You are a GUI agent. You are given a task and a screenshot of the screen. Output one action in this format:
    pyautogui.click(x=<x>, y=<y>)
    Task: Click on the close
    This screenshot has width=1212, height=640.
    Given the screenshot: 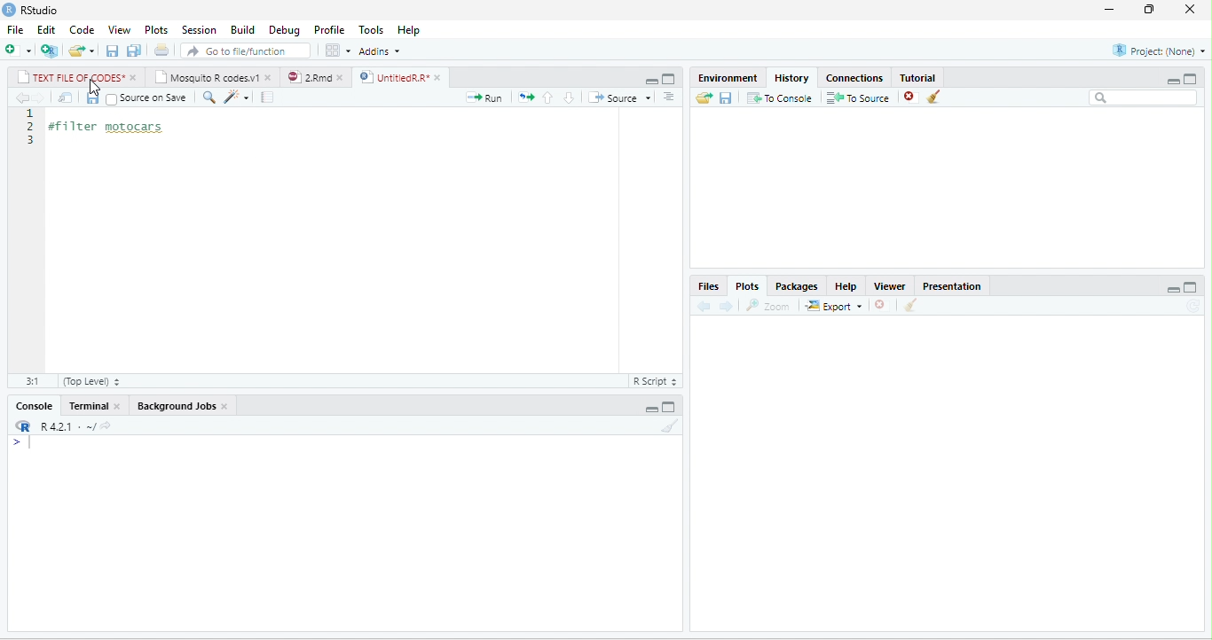 What is the action you would take?
    pyautogui.click(x=1190, y=9)
    